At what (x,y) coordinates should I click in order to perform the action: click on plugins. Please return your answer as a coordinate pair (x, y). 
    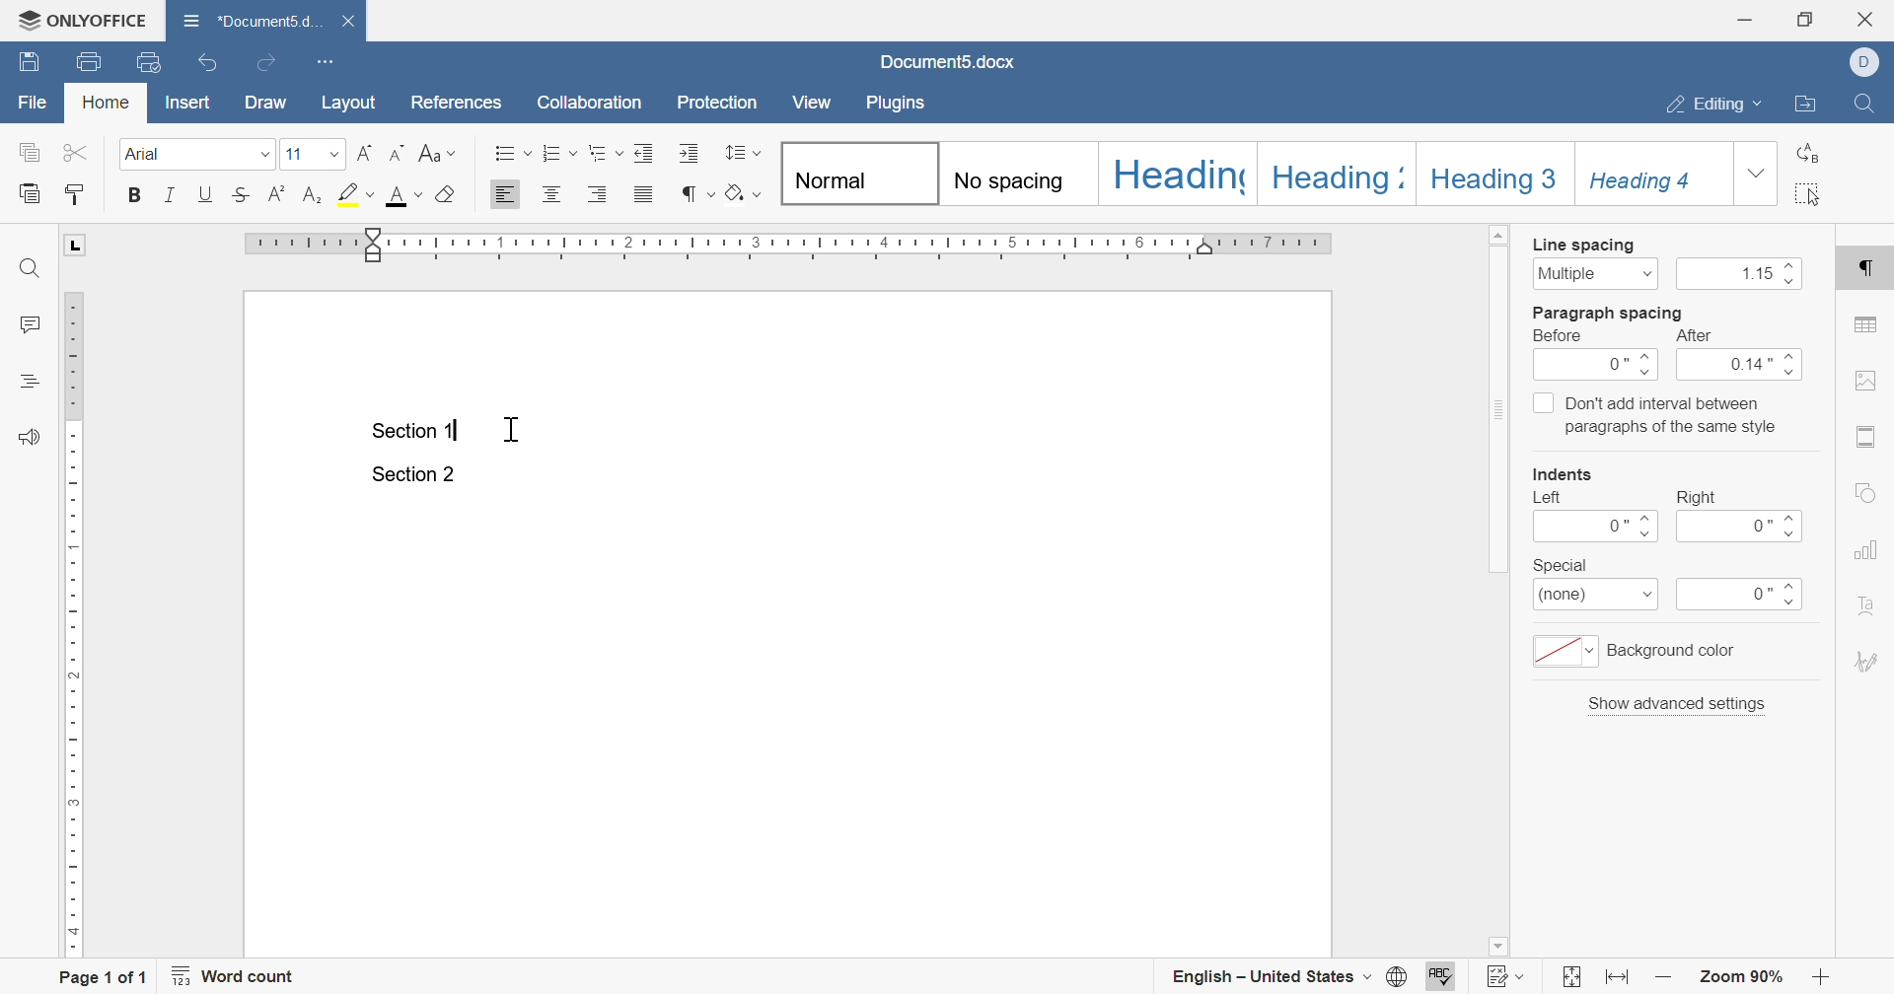
    Looking at the image, I should click on (895, 103).